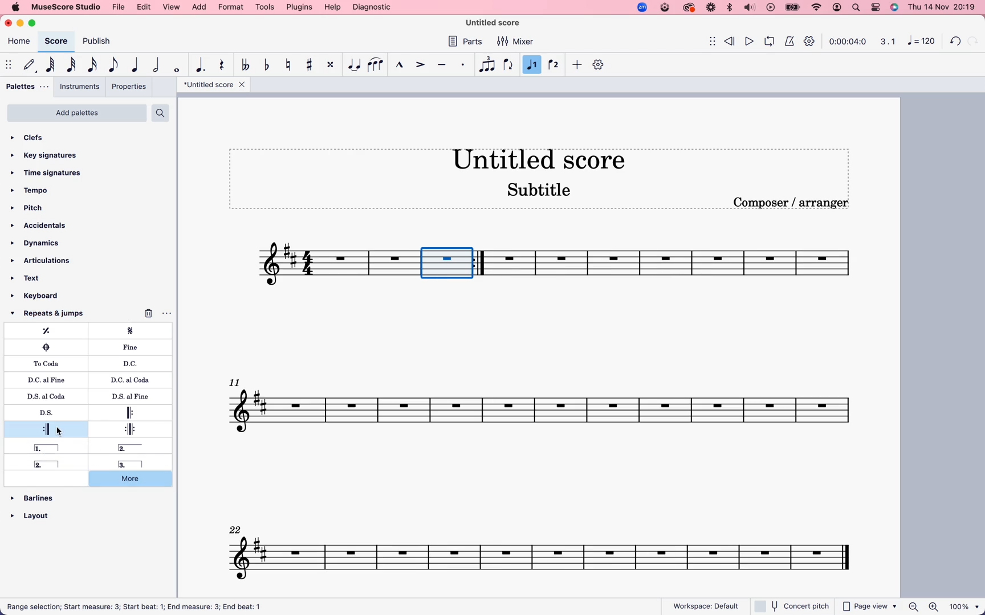 Image resolution: width=985 pixels, height=615 pixels. What do you see at coordinates (540, 191) in the screenshot?
I see `subtitle` at bounding box center [540, 191].